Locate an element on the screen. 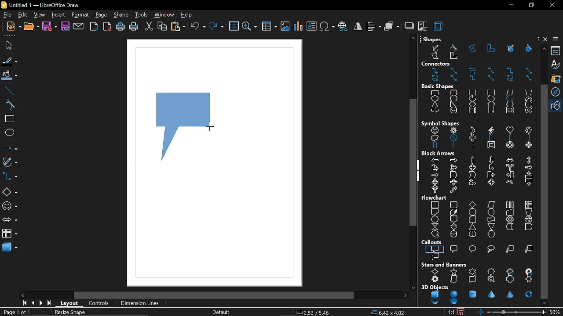  up arrow is located at coordinates (473, 160).